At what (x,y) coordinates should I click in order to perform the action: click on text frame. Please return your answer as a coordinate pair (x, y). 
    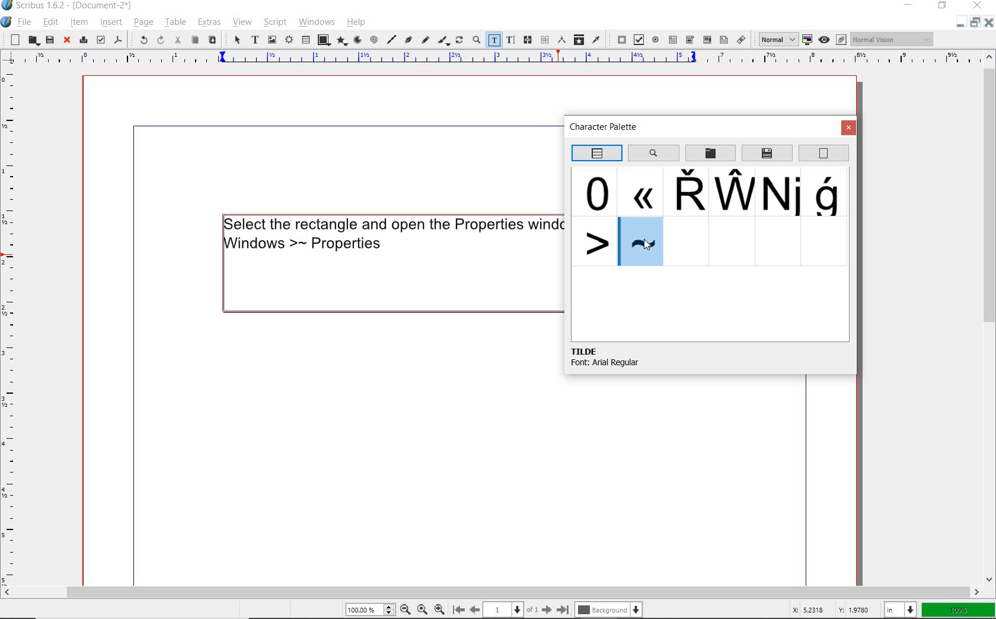
    Looking at the image, I should click on (256, 40).